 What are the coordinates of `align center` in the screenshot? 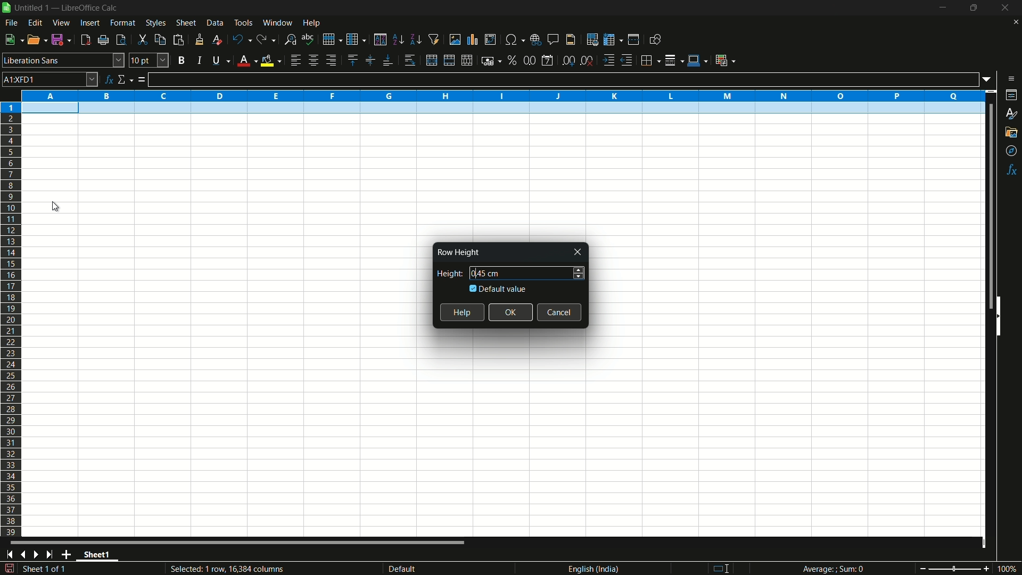 It's located at (313, 61).